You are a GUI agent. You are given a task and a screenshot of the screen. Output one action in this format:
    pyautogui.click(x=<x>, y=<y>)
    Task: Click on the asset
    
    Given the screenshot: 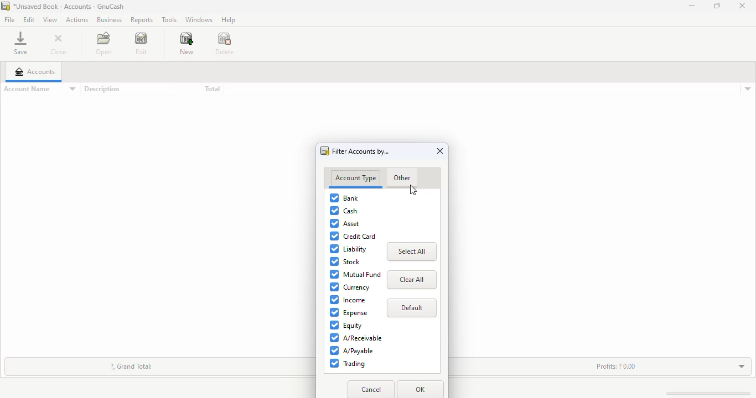 What is the action you would take?
    pyautogui.click(x=345, y=223)
    